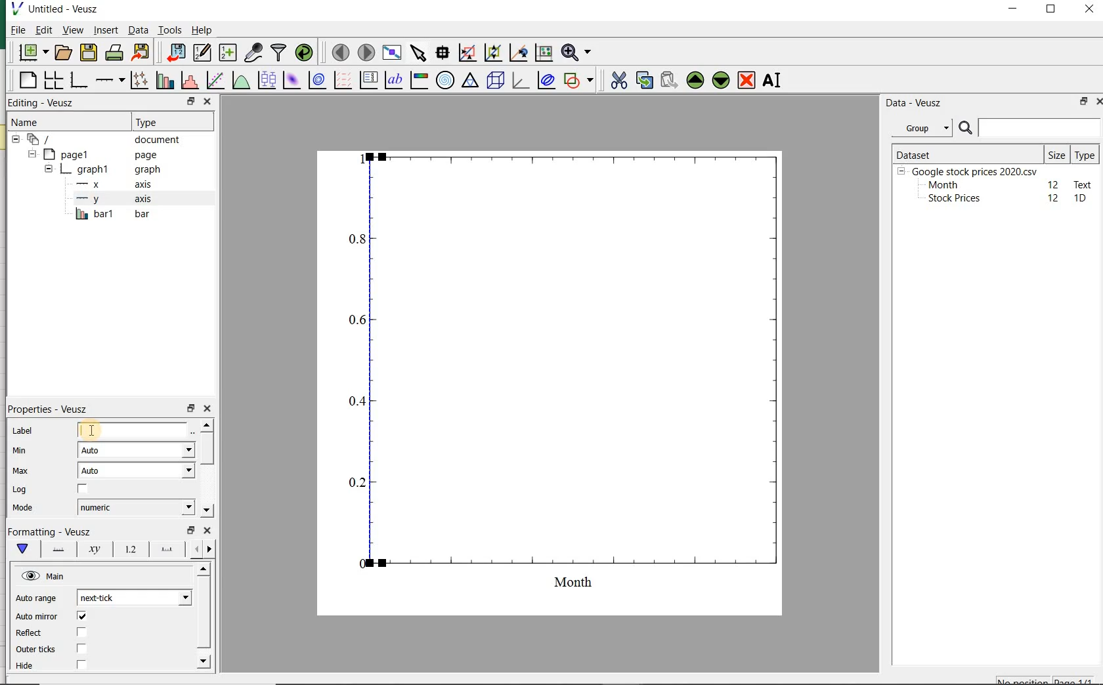  Describe the element at coordinates (100, 171) in the screenshot. I see `graph1` at that location.